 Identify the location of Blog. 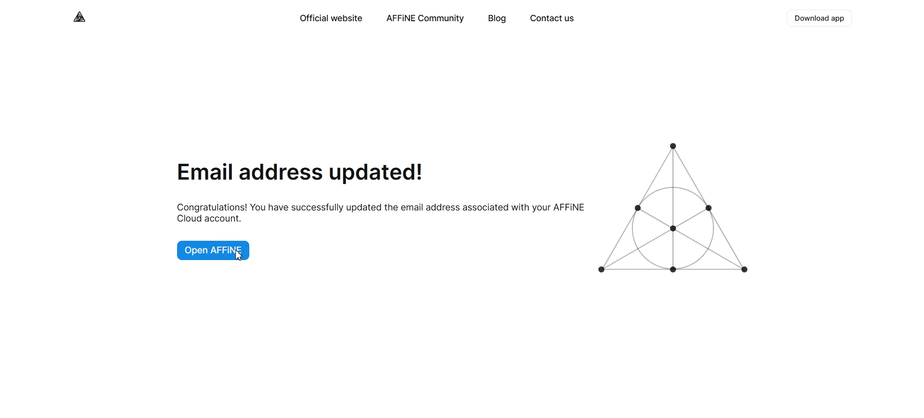
(497, 19).